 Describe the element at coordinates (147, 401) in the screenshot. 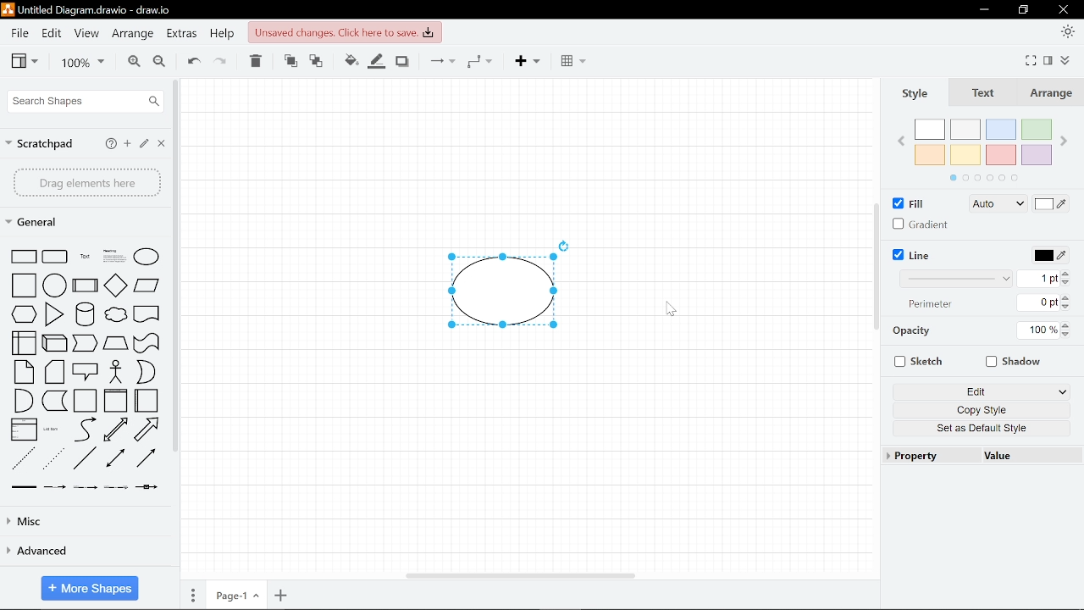

I see `horizontal container` at that location.